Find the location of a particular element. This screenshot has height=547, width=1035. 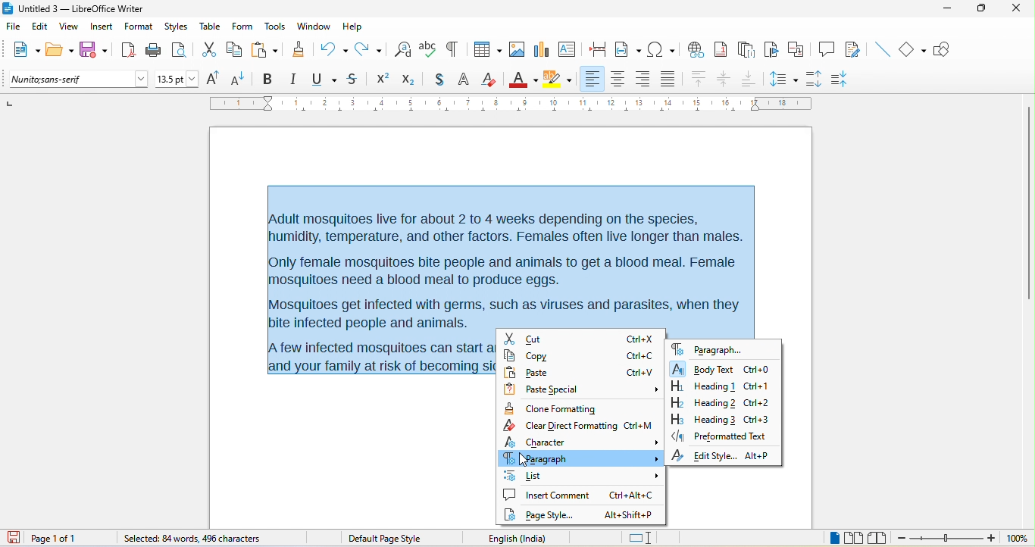

align center is located at coordinates (618, 80).